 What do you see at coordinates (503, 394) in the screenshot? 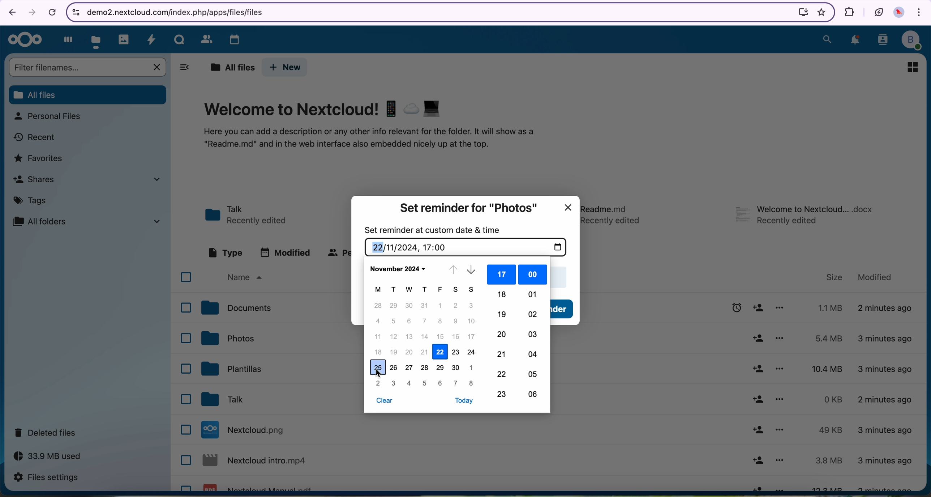
I see `23` at bounding box center [503, 394].